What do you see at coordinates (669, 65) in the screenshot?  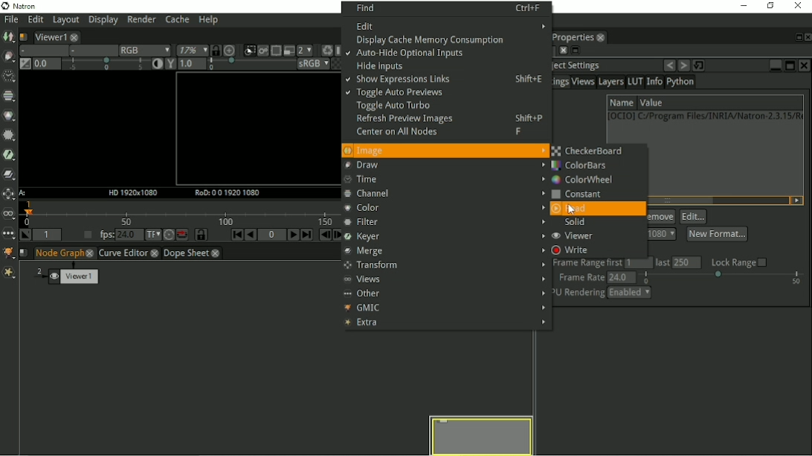 I see `Undo` at bounding box center [669, 65].